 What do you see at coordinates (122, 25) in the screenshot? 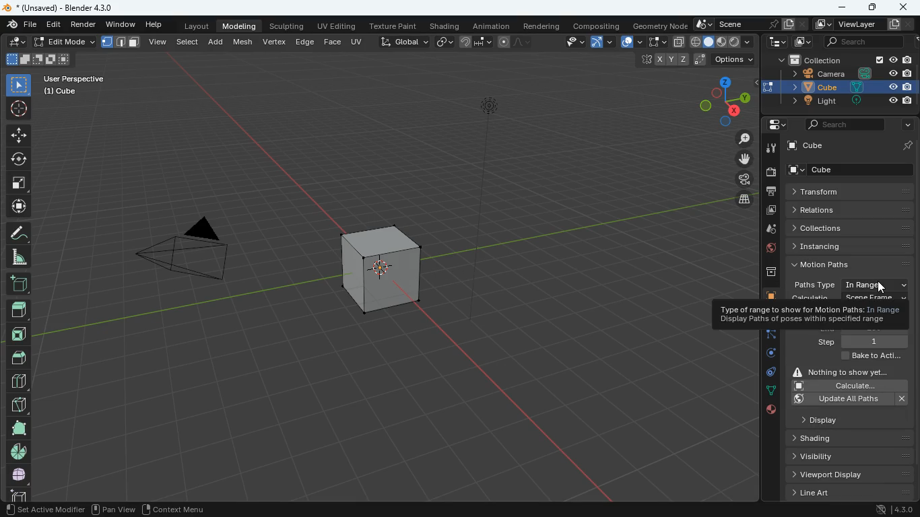
I see `window` at bounding box center [122, 25].